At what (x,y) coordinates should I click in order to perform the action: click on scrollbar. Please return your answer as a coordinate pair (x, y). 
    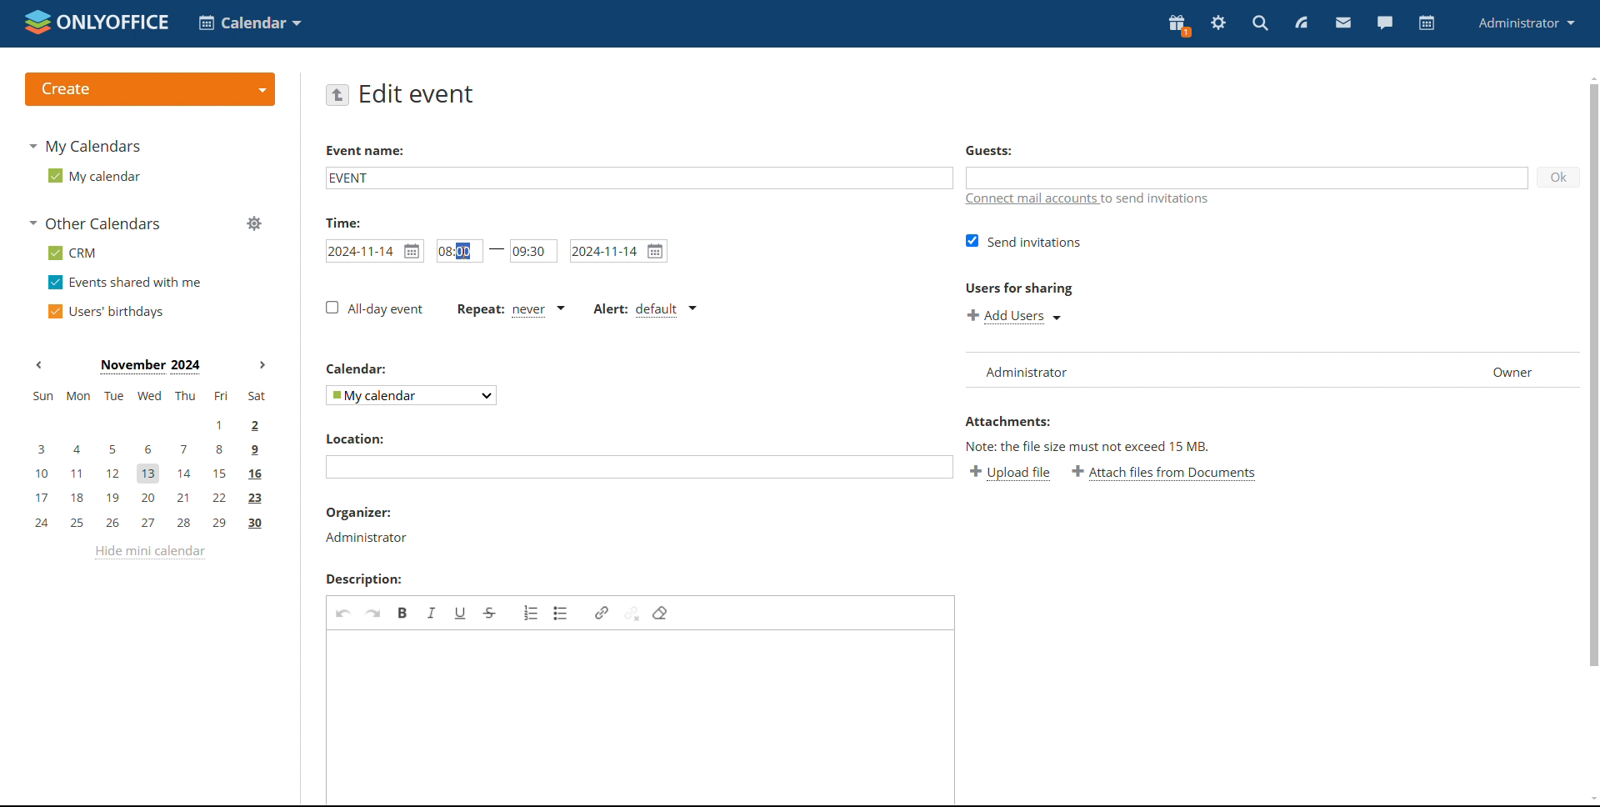
    Looking at the image, I should click on (1592, 375).